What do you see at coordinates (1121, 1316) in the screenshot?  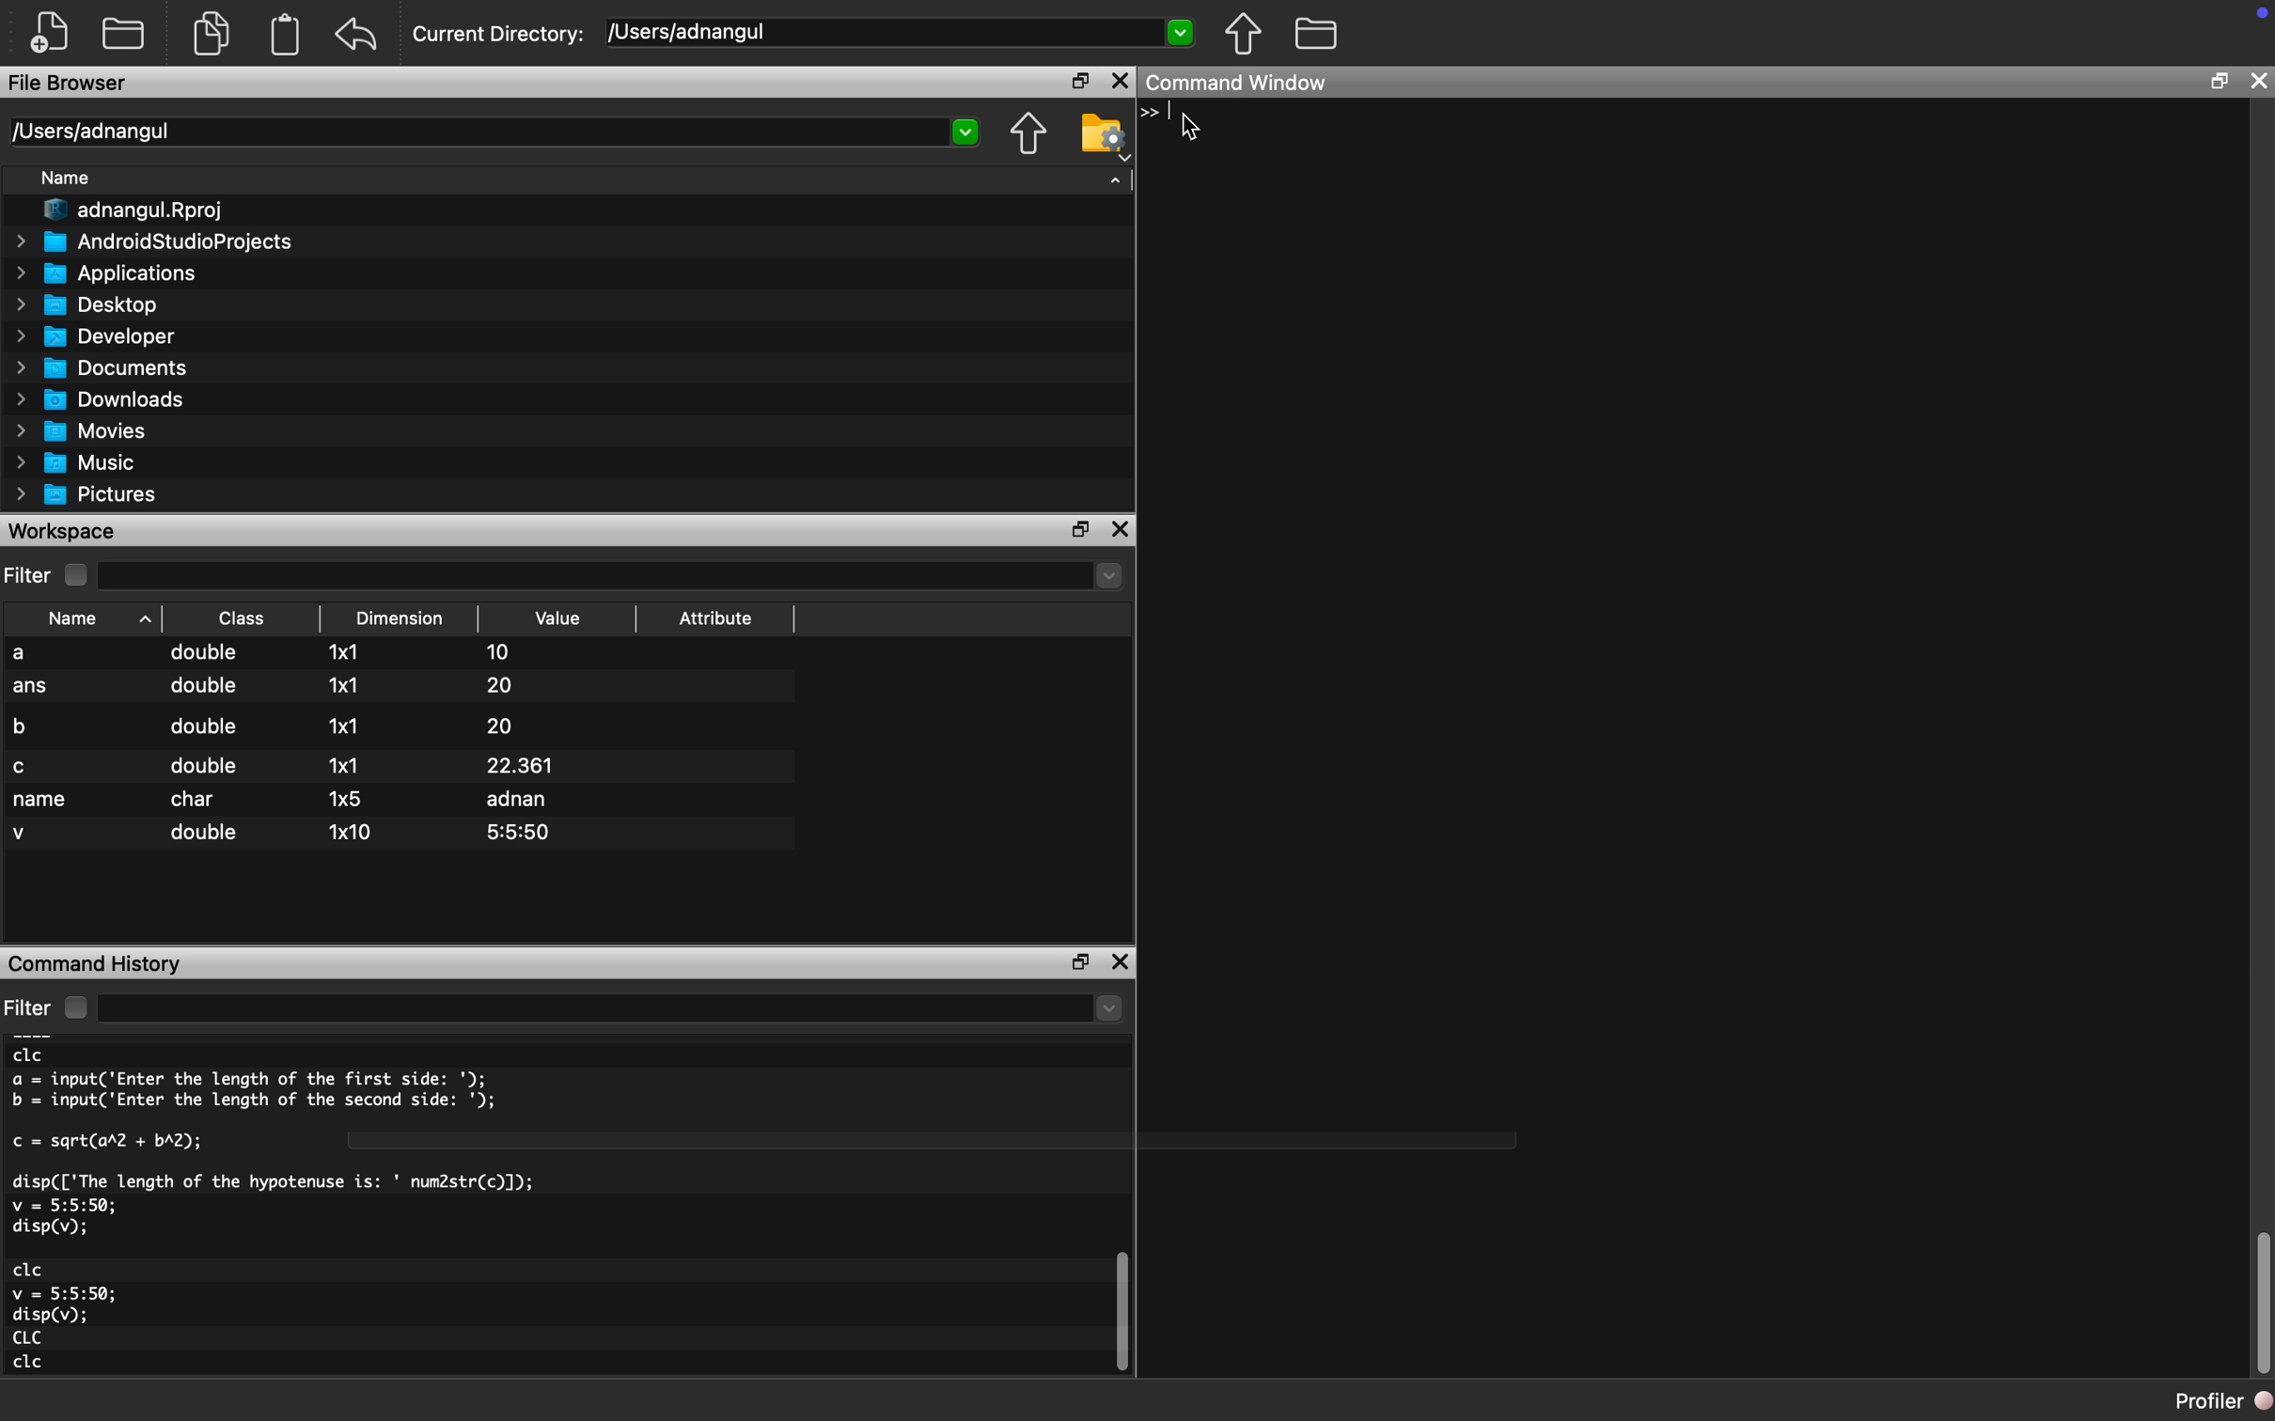 I see `Scrollbar` at bounding box center [1121, 1316].